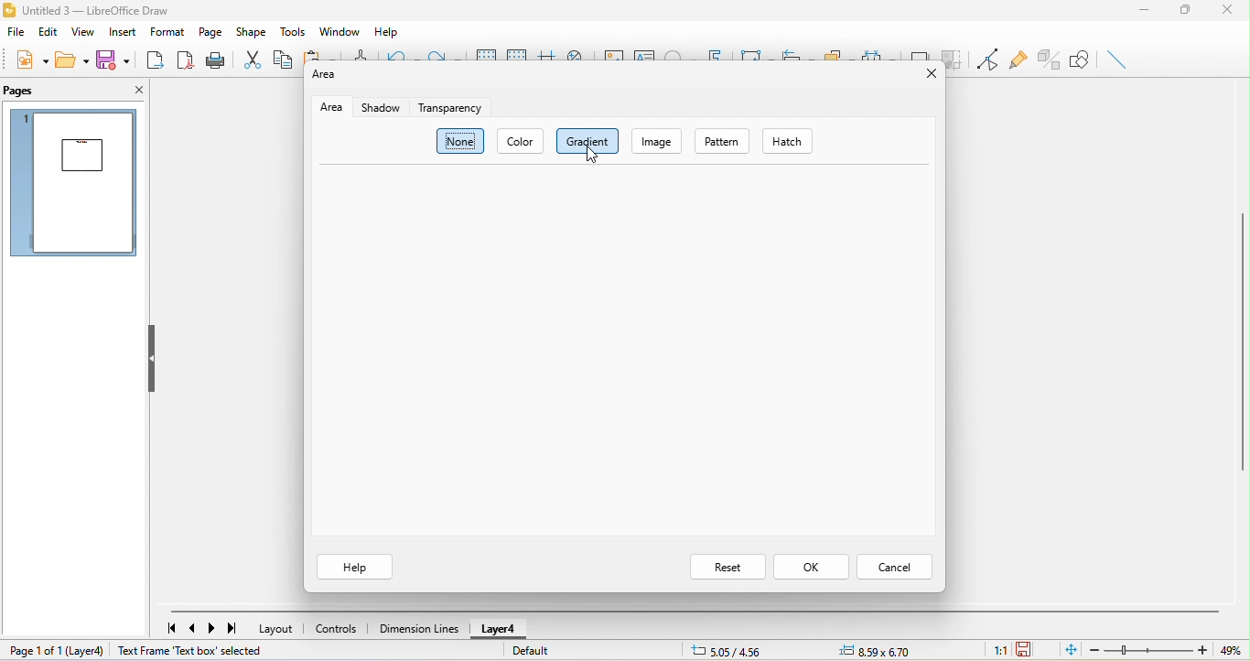 This screenshot has height=661, width=1250. Describe the element at coordinates (988, 60) in the screenshot. I see `toggle point edit mode` at that location.